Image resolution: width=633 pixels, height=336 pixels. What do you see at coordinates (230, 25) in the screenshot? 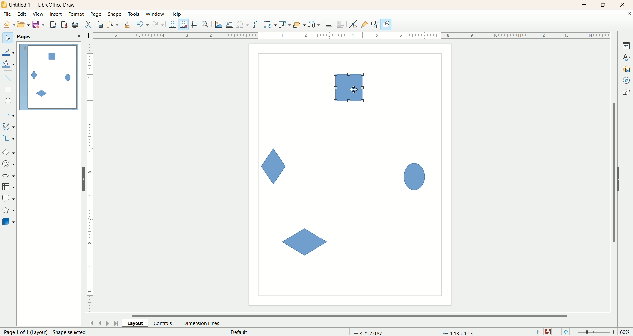
I see `text box` at bounding box center [230, 25].